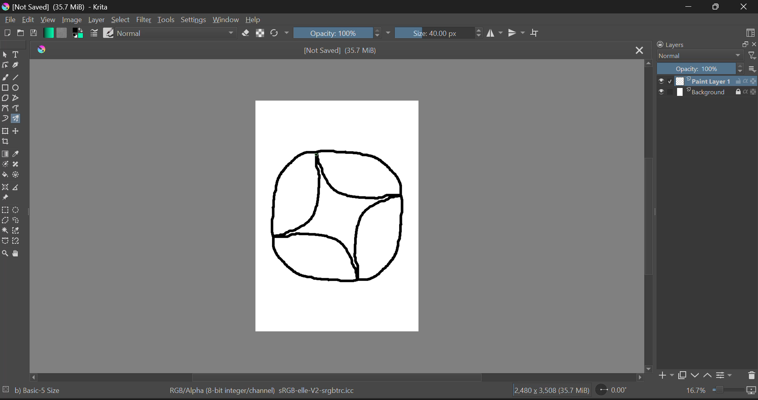 This screenshot has height=400, width=758. I want to click on Opacity 100%, so click(699, 69).